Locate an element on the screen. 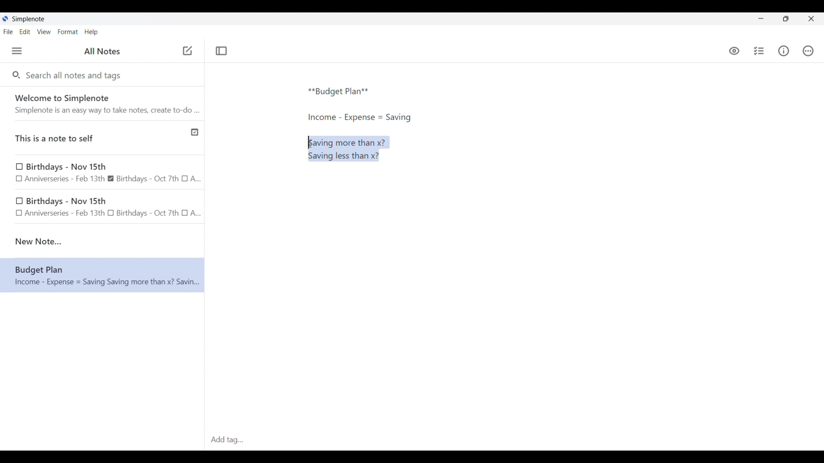 The height and width of the screenshot is (463, 824). Software welcome note is located at coordinates (104, 103).